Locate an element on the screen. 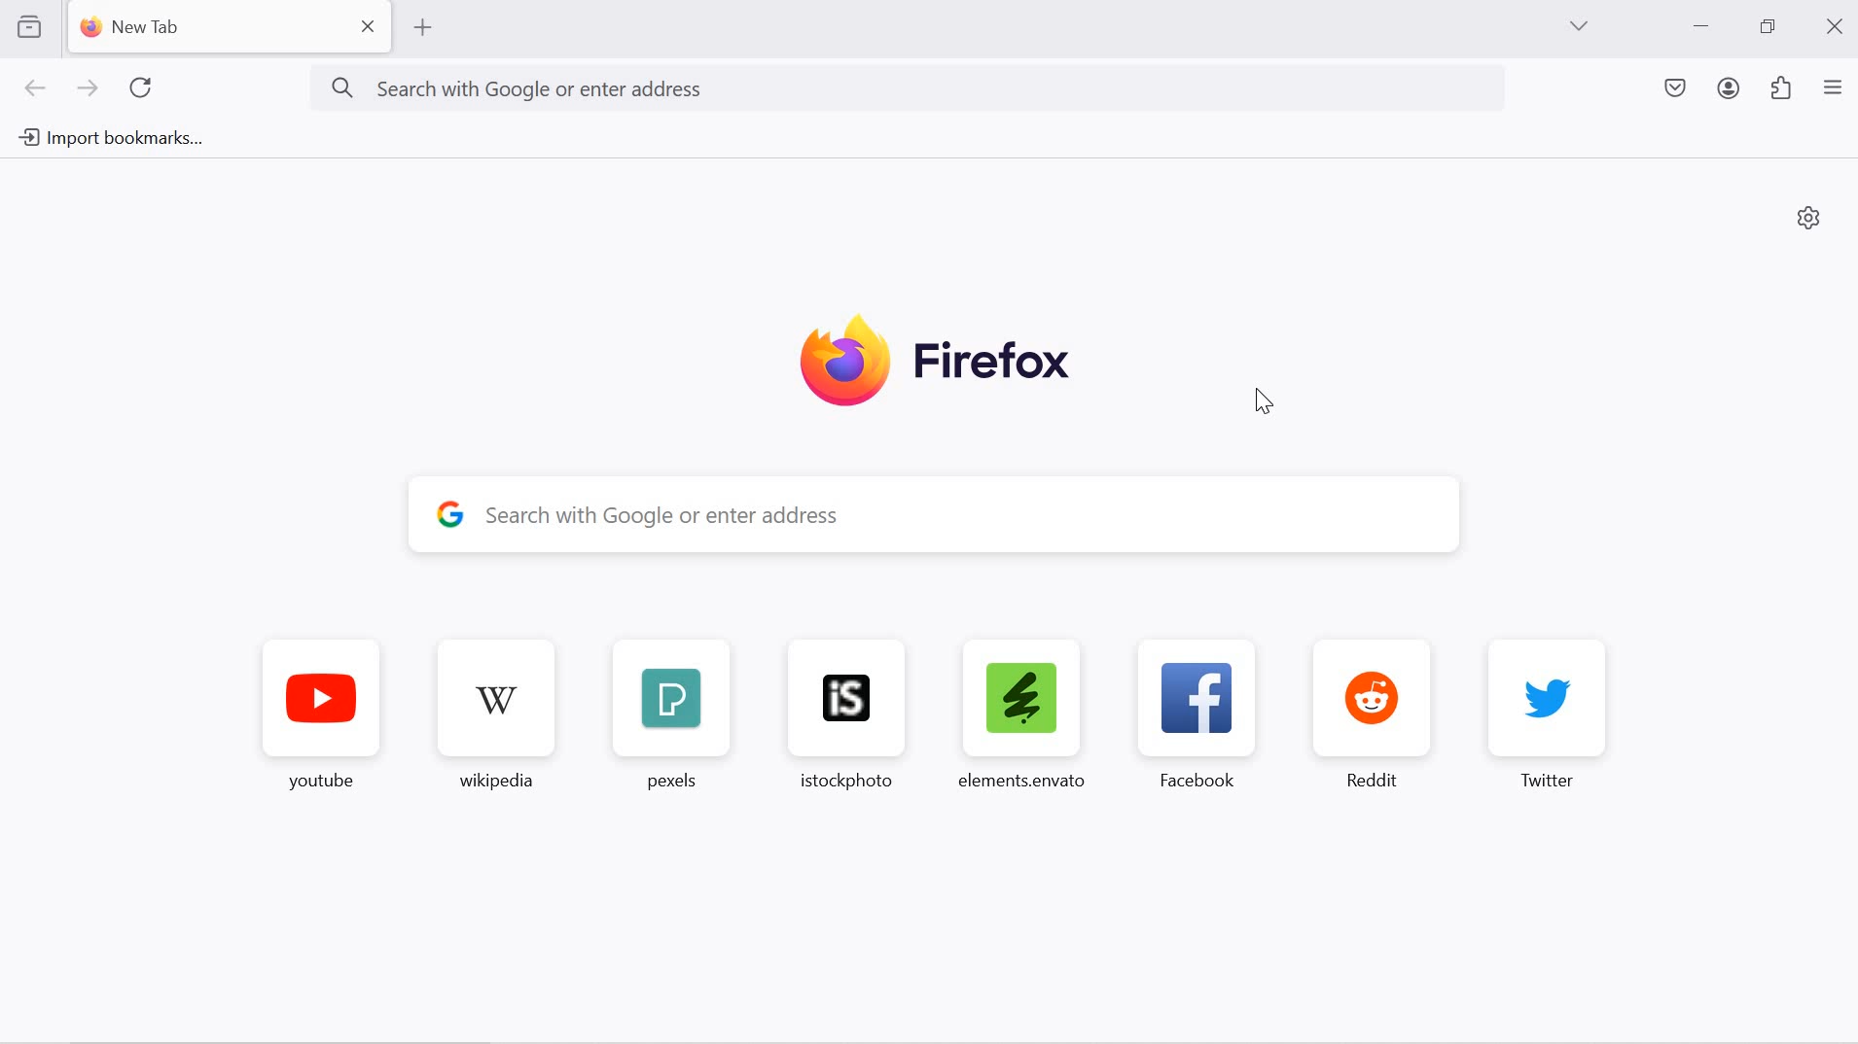 The height and width of the screenshot is (1044, 1858). minimize is located at coordinates (1700, 24).